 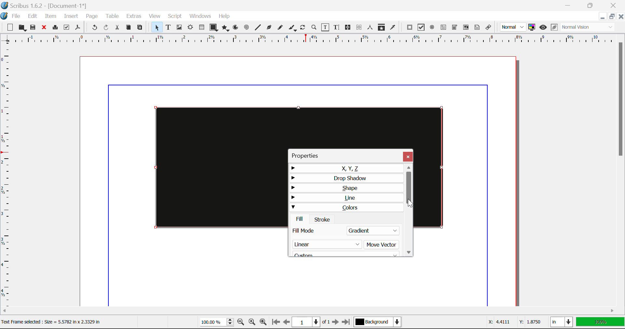 What do you see at coordinates (8, 28) in the screenshot?
I see `New` at bounding box center [8, 28].